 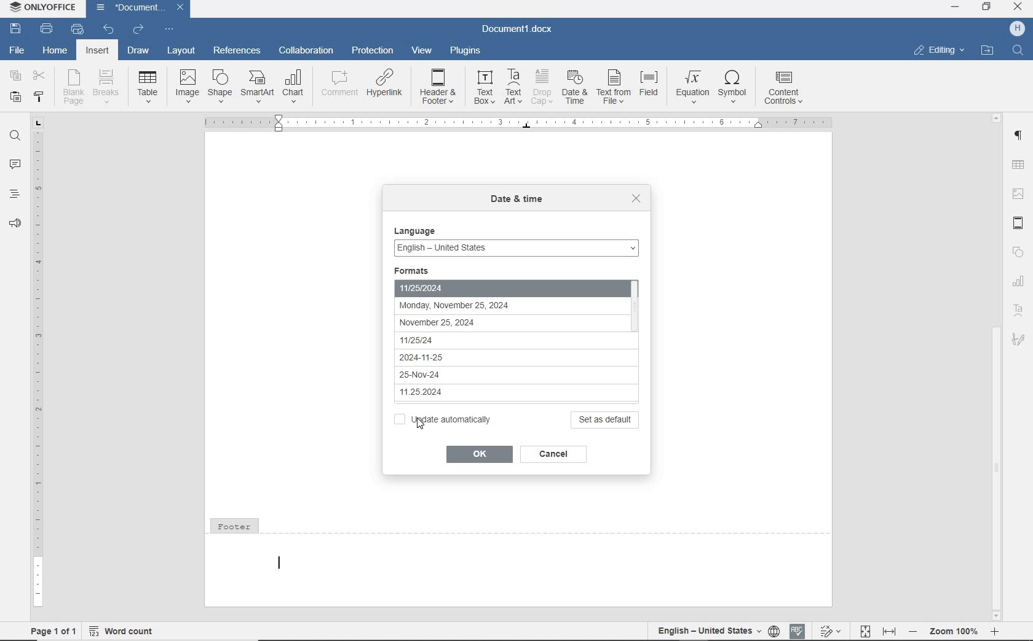 I want to click on table, so click(x=149, y=85).